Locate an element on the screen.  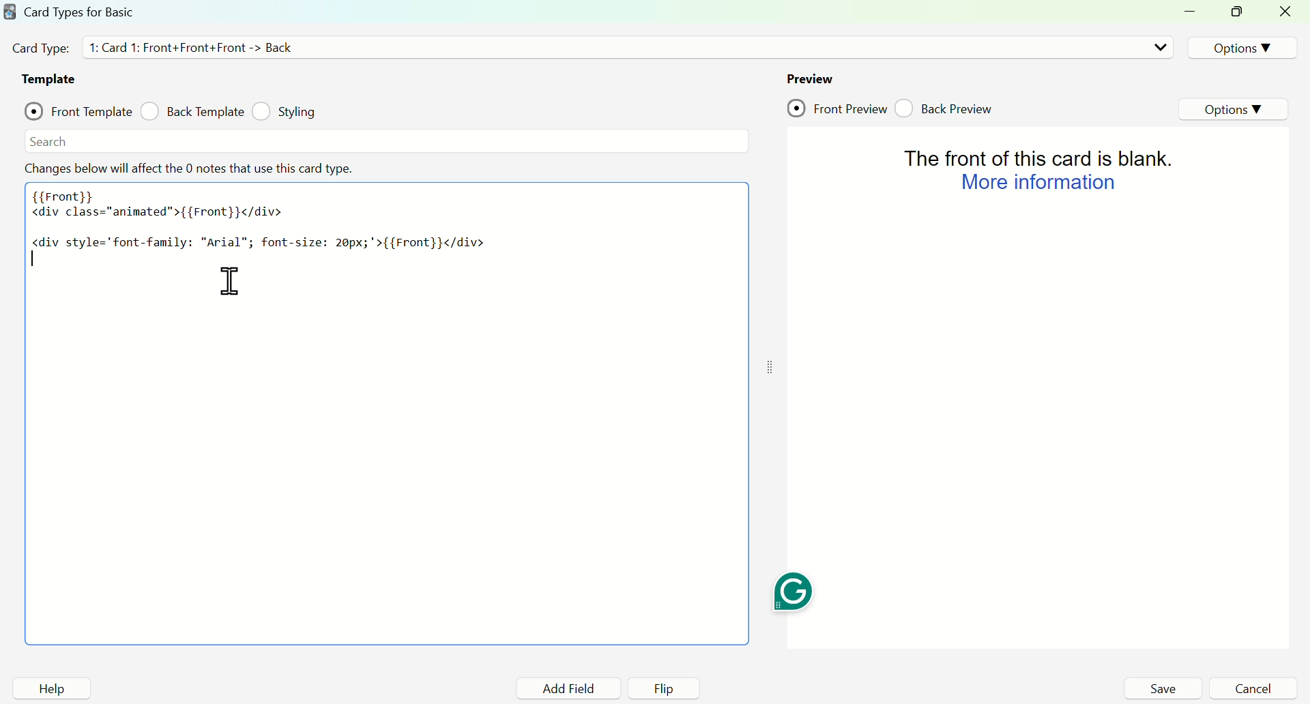
back preview is located at coordinates (948, 108).